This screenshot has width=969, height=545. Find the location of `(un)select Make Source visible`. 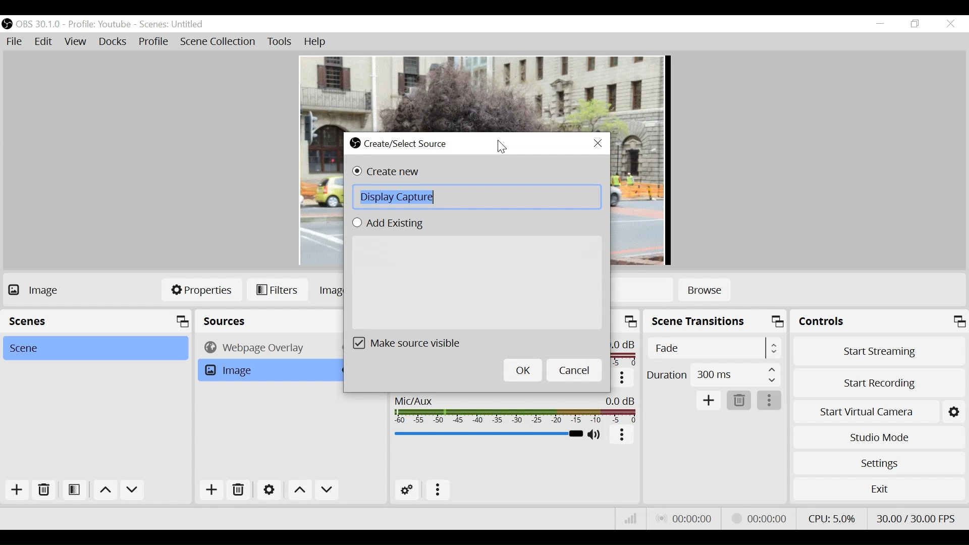

(un)select Make Source visible is located at coordinates (413, 343).